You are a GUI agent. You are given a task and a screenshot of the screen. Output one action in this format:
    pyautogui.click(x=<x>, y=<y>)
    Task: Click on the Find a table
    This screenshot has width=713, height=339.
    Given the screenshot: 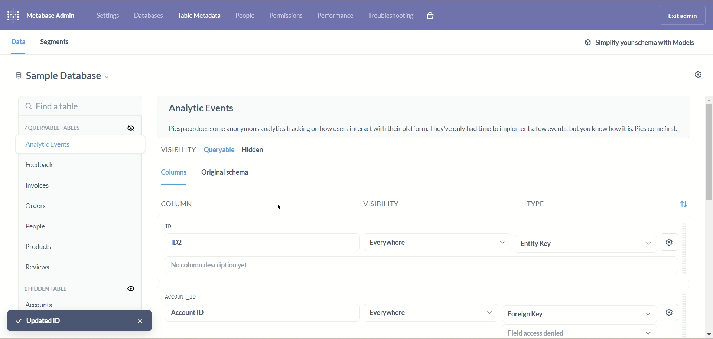 What is the action you would take?
    pyautogui.click(x=78, y=106)
    